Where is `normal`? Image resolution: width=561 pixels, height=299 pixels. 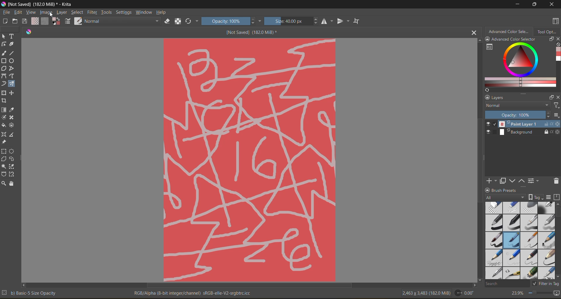
normal is located at coordinates (517, 105).